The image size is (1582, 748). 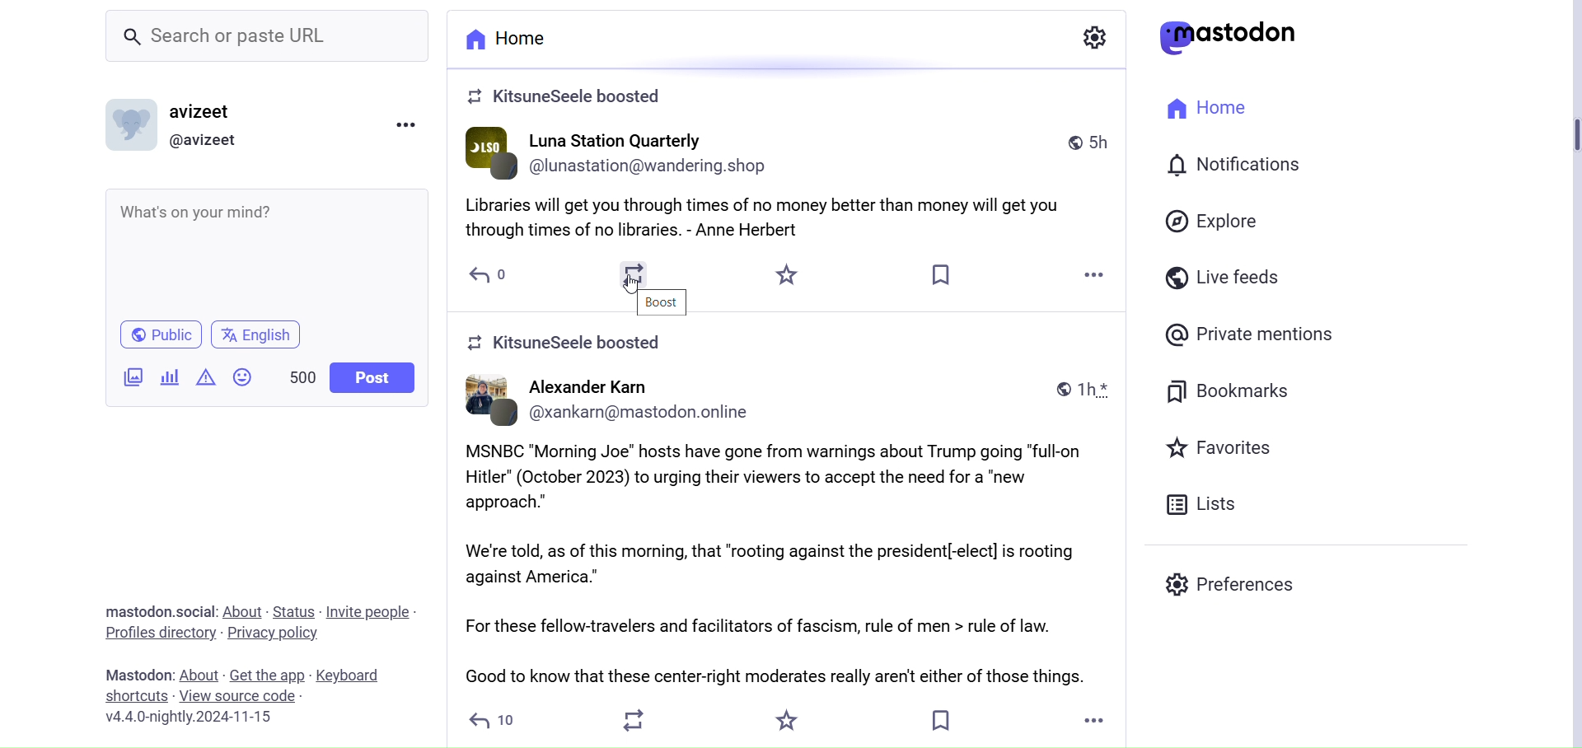 What do you see at coordinates (244, 376) in the screenshot?
I see `Emoji` at bounding box center [244, 376].